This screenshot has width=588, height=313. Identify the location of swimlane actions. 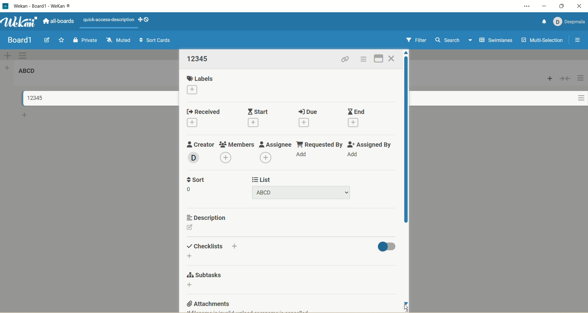
(23, 56).